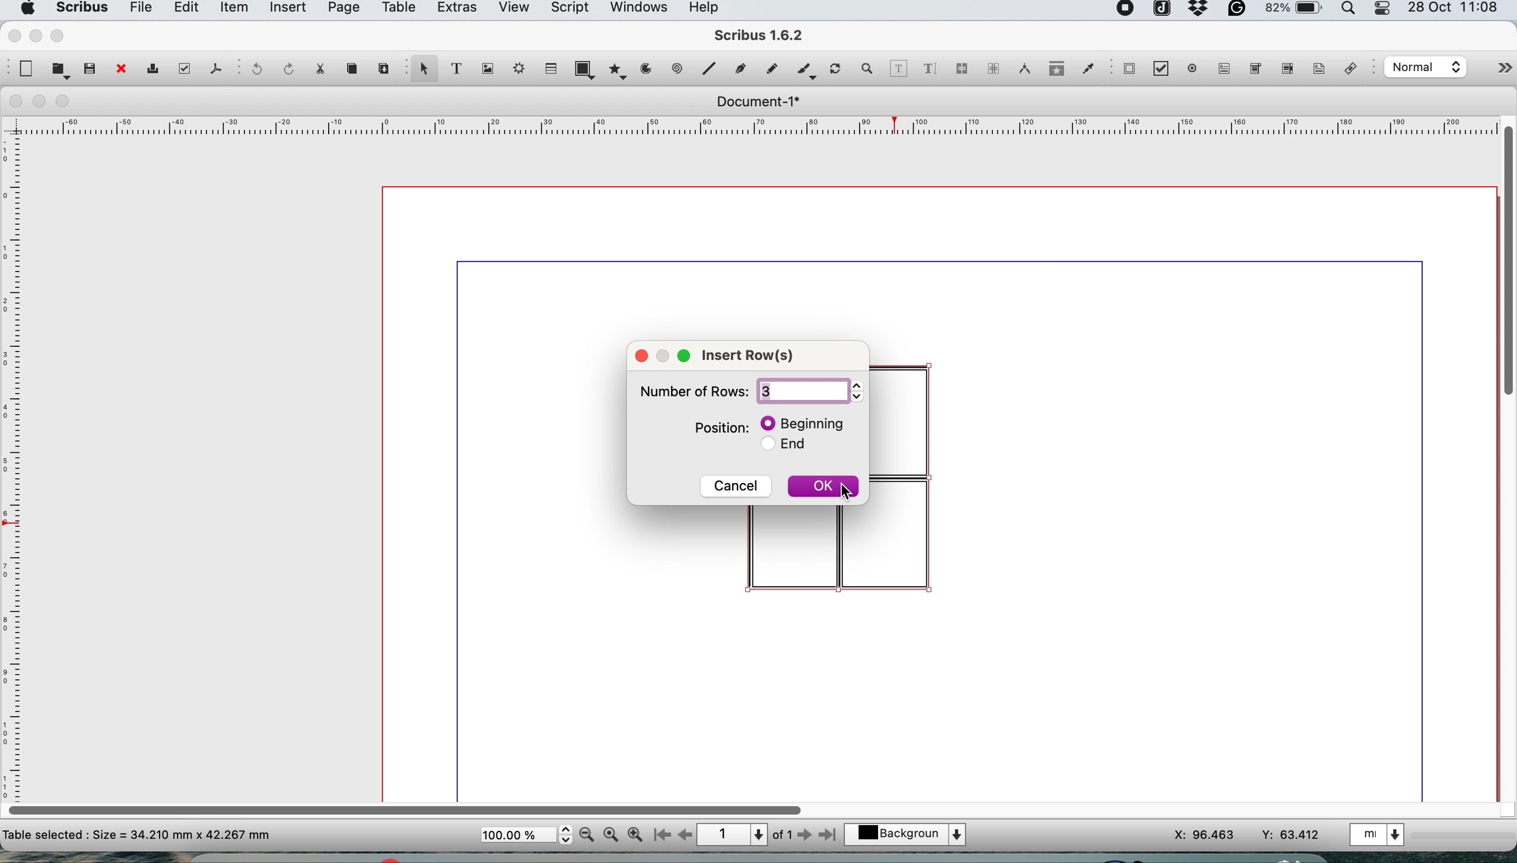 Image resolution: width=1517 pixels, height=863 pixels. I want to click on image frame, so click(485, 69).